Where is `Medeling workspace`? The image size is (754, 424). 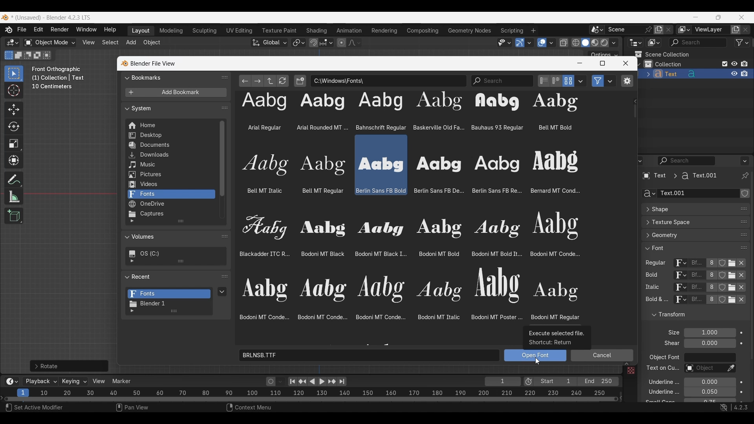
Medeling workspace is located at coordinates (171, 31).